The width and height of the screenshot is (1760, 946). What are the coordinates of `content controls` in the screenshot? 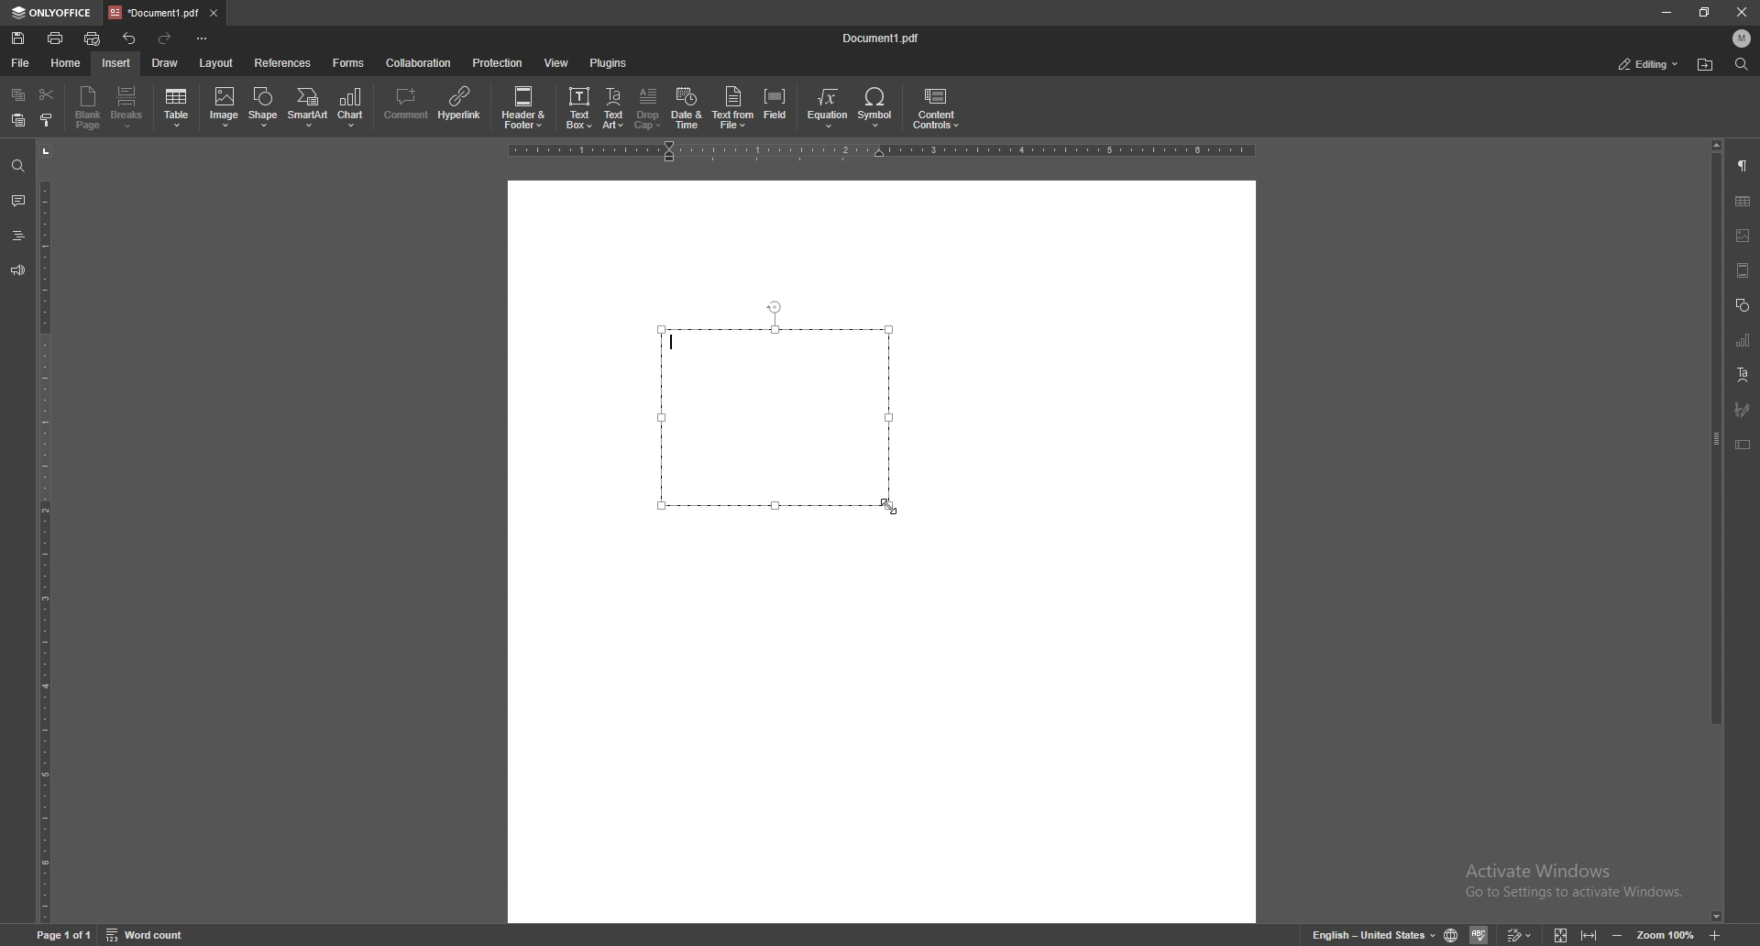 It's located at (935, 109).